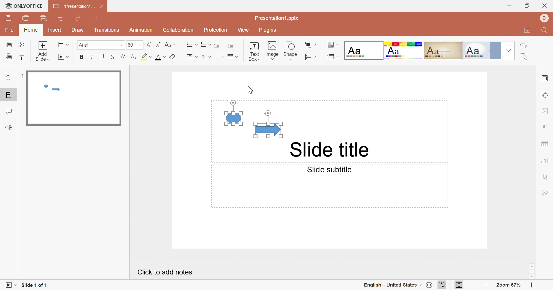 The width and height of the screenshot is (553, 290). Describe the element at coordinates (36, 285) in the screenshot. I see `Slide 1 of 1` at that location.